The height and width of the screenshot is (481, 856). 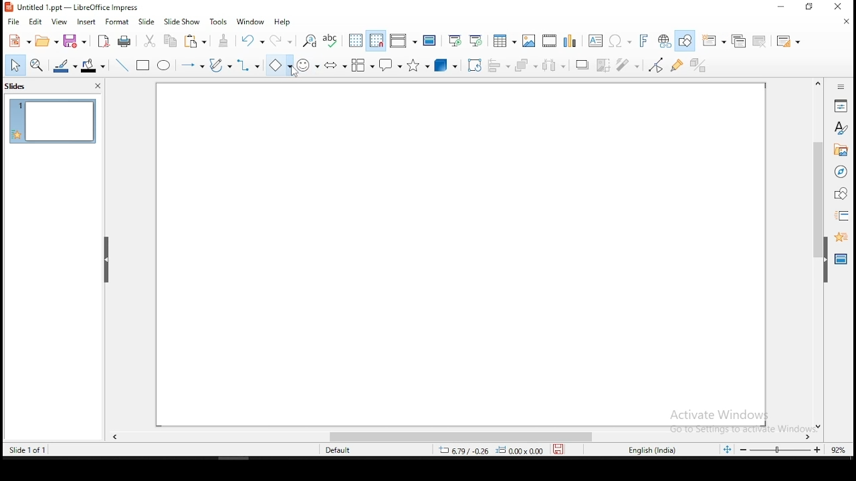 I want to click on navigator, so click(x=842, y=174).